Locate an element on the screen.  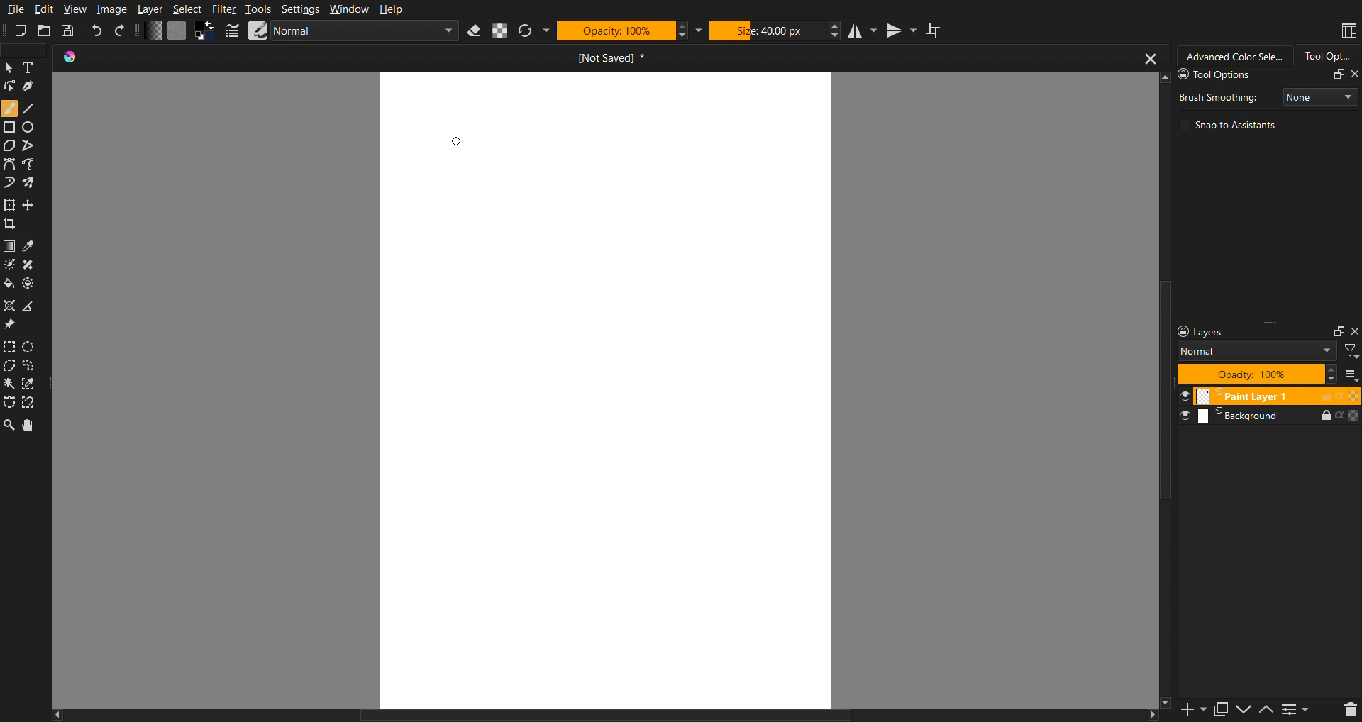
File is located at coordinates (13, 8).